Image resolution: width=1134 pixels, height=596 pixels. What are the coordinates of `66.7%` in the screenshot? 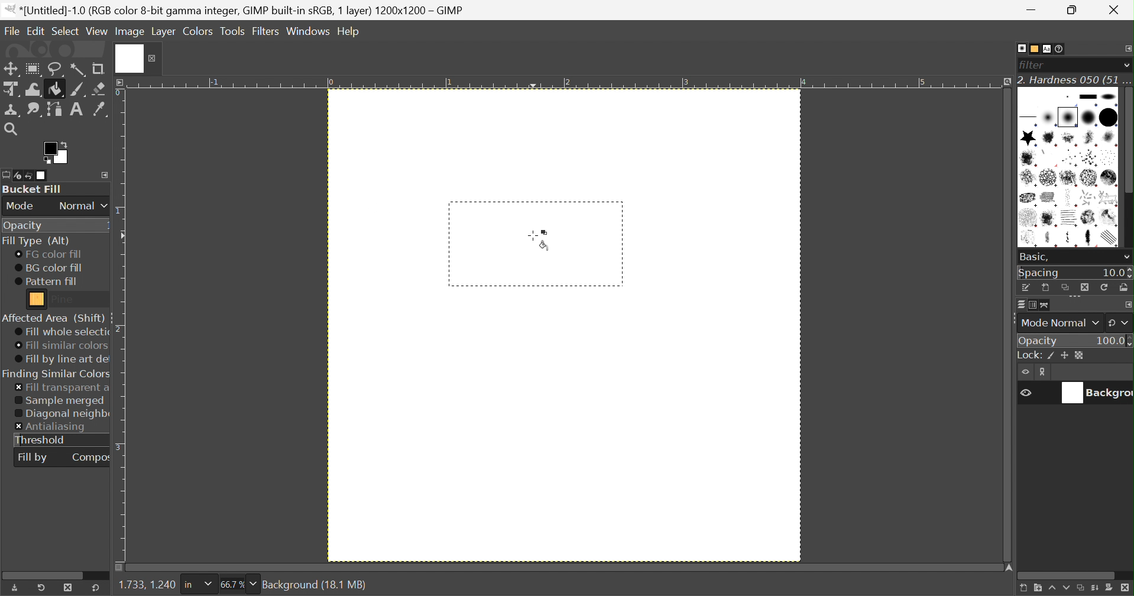 It's located at (232, 585).